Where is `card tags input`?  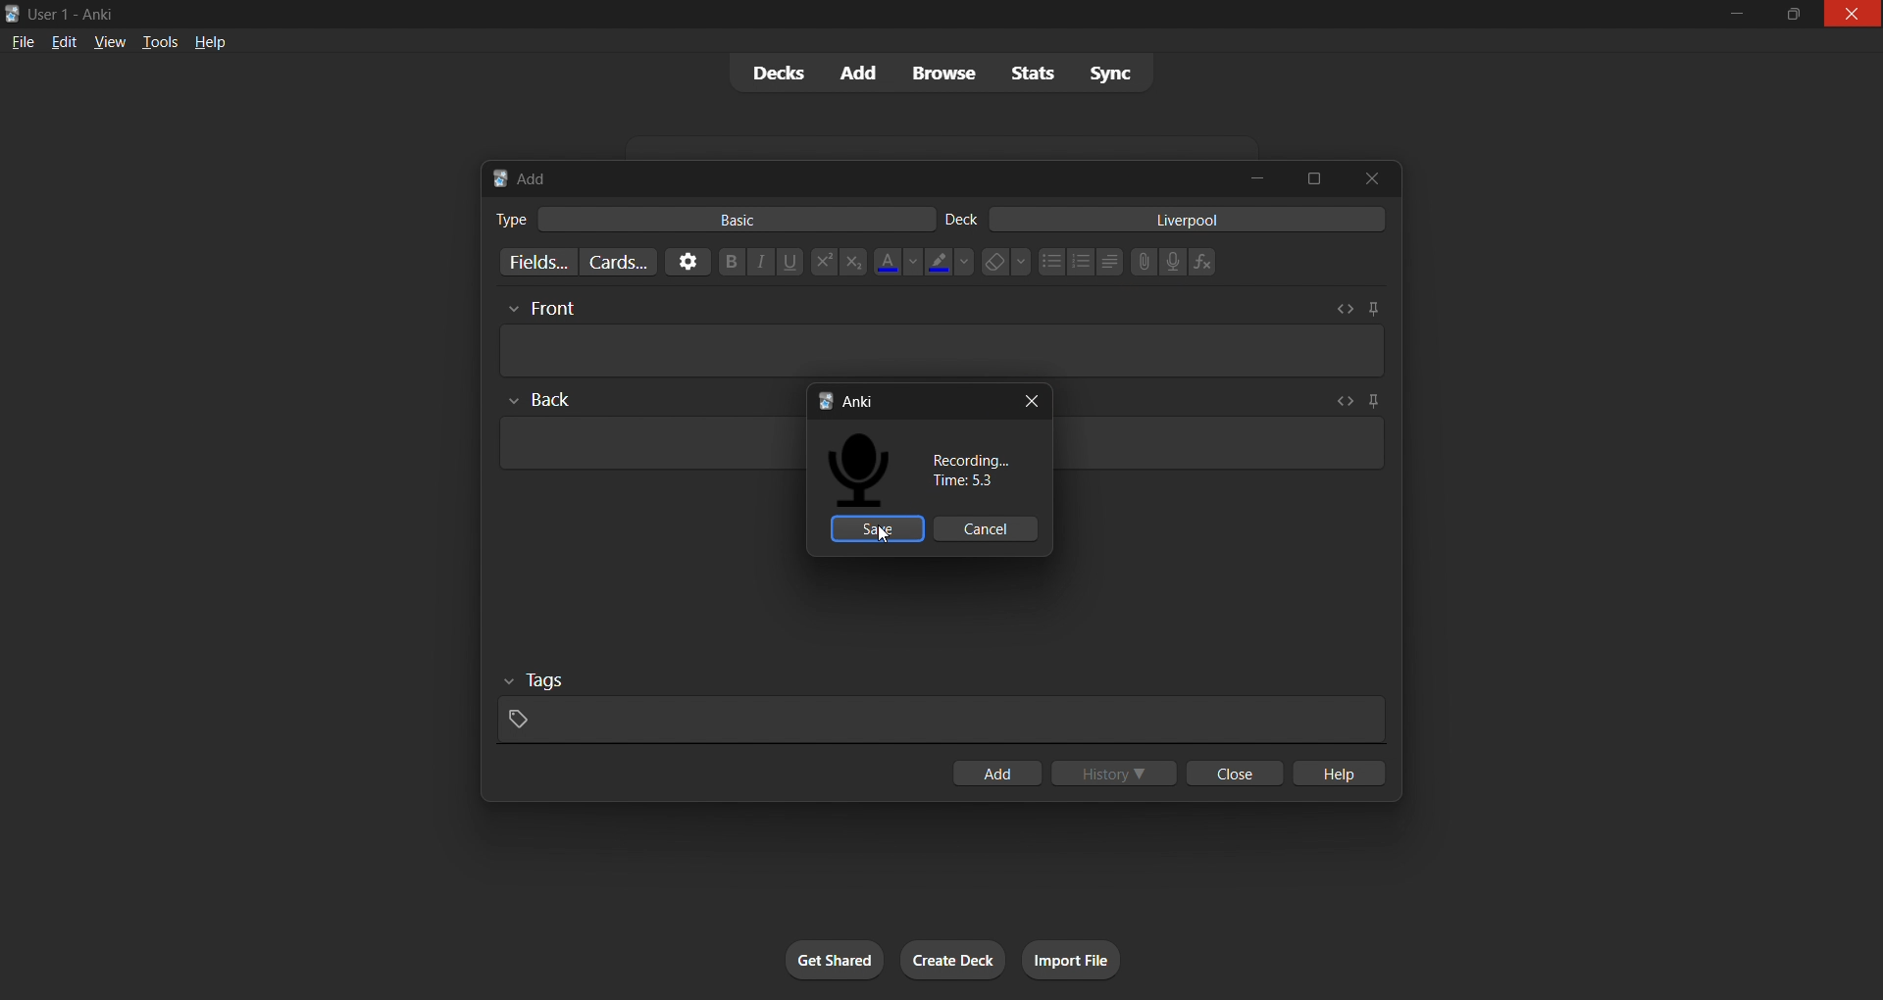 card tags input is located at coordinates (937, 707).